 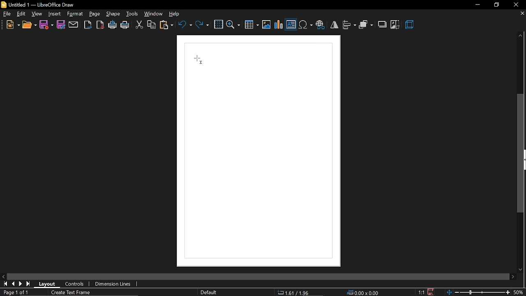 What do you see at coordinates (7, 15) in the screenshot?
I see `file` at bounding box center [7, 15].